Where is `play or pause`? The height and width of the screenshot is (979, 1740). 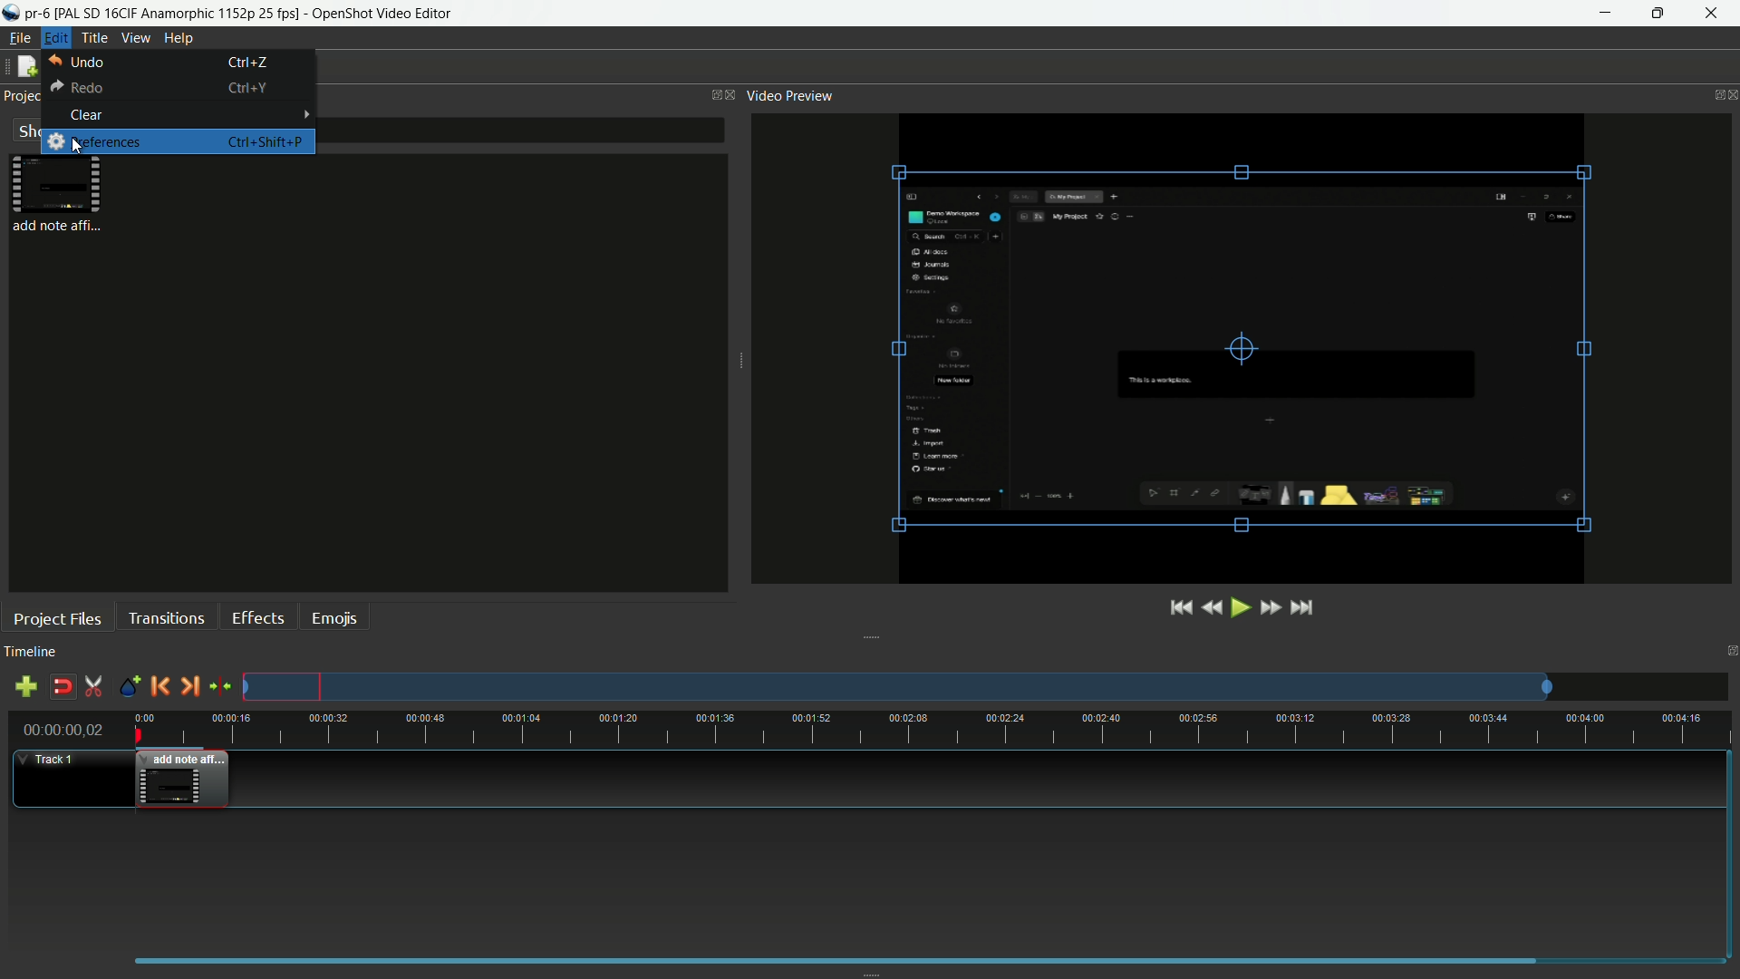
play or pause is located at coordinates (1238, 607).